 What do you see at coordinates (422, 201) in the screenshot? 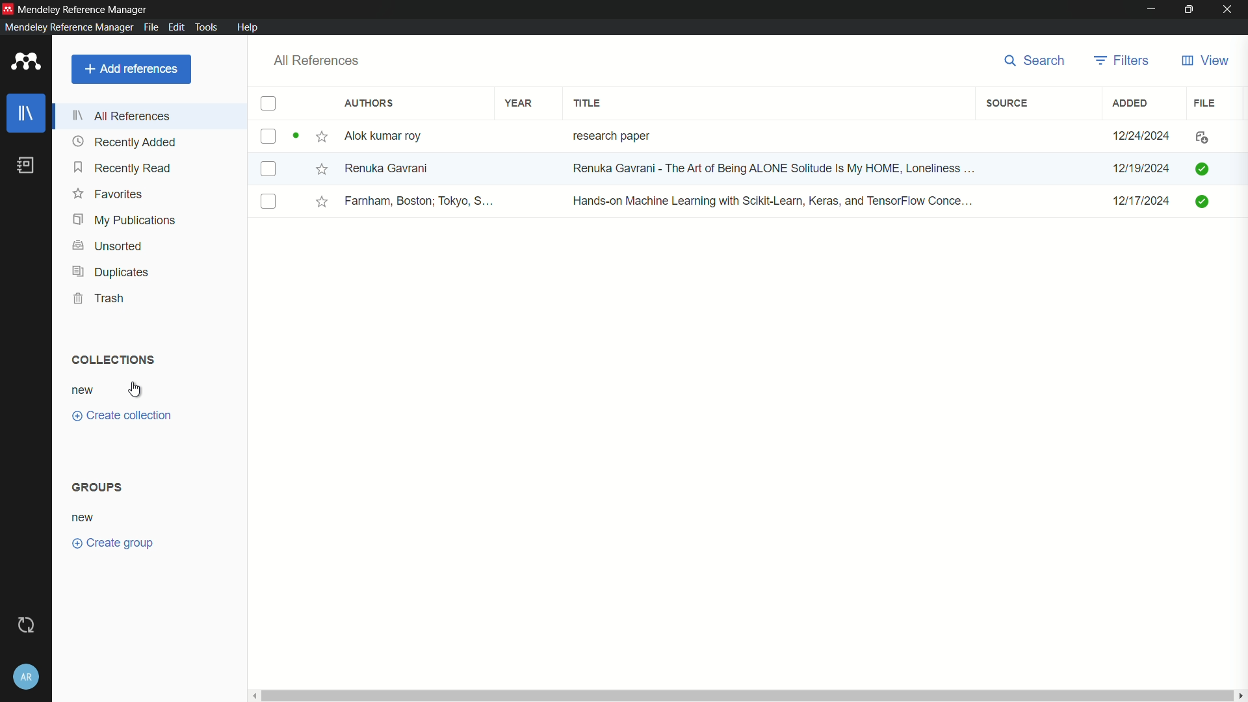
I see `Farnham, Boston; Tokyo, S...` at bounding box center [422, 201].